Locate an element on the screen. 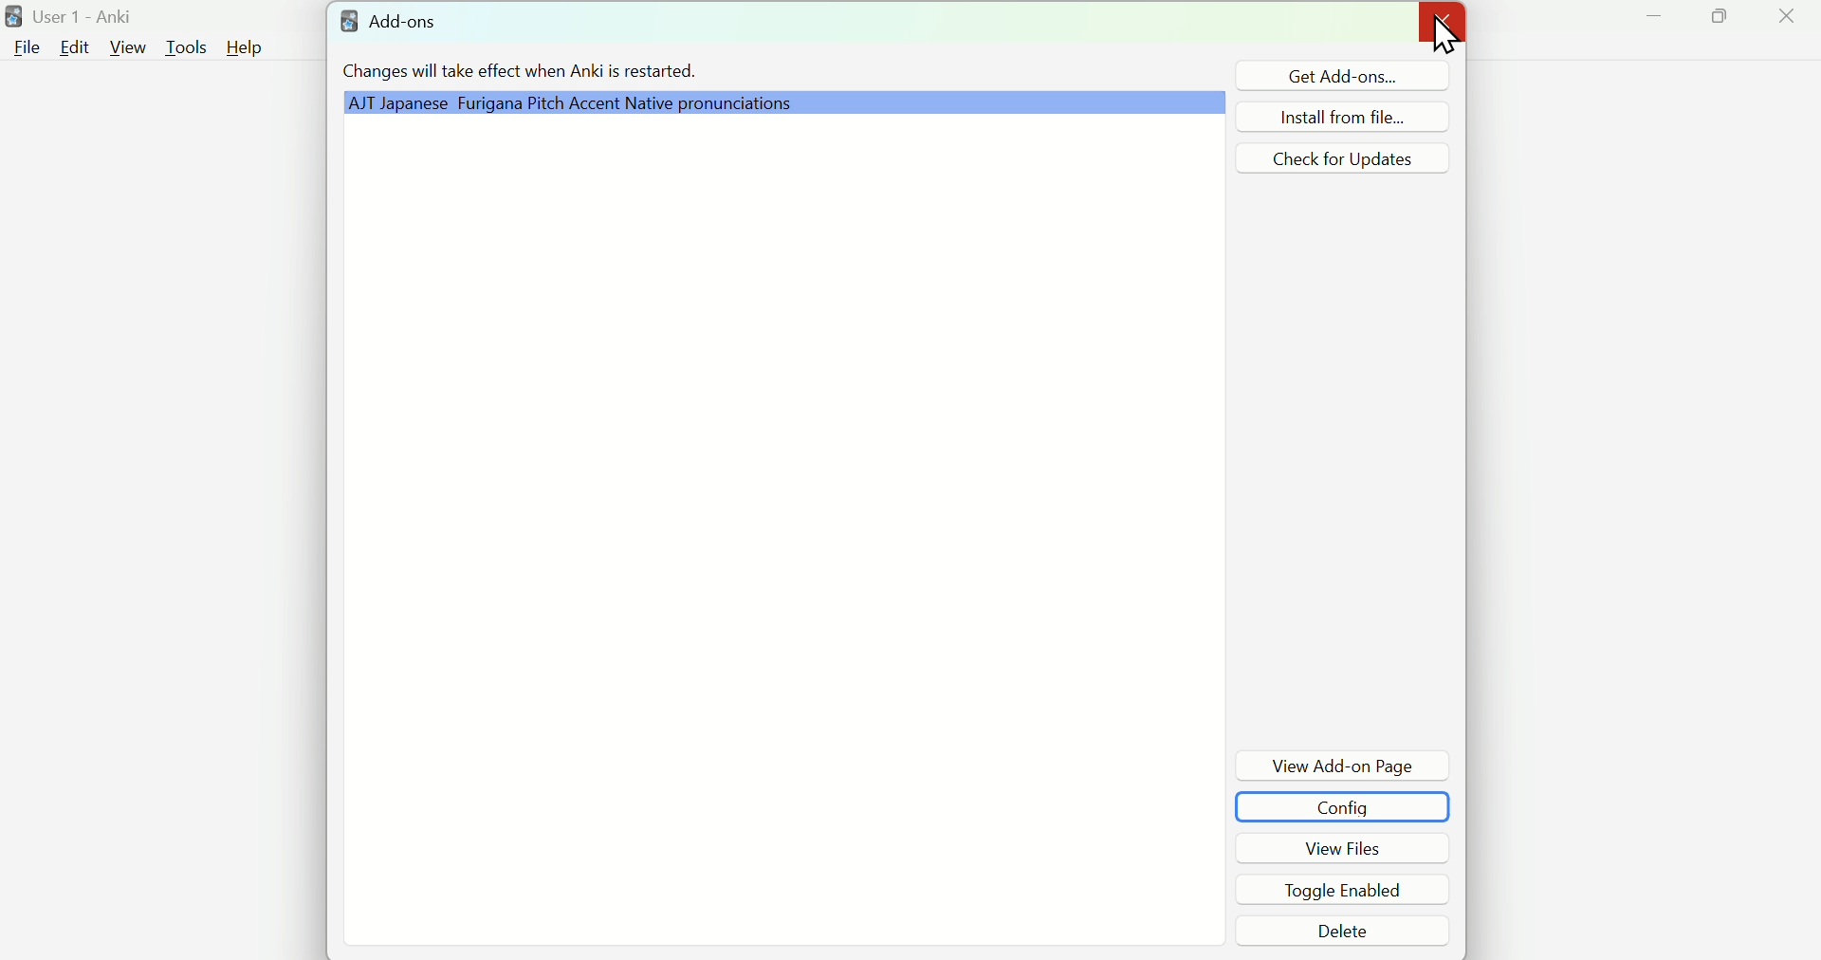  User 1 - Anki is located at coordinates (72, 15).